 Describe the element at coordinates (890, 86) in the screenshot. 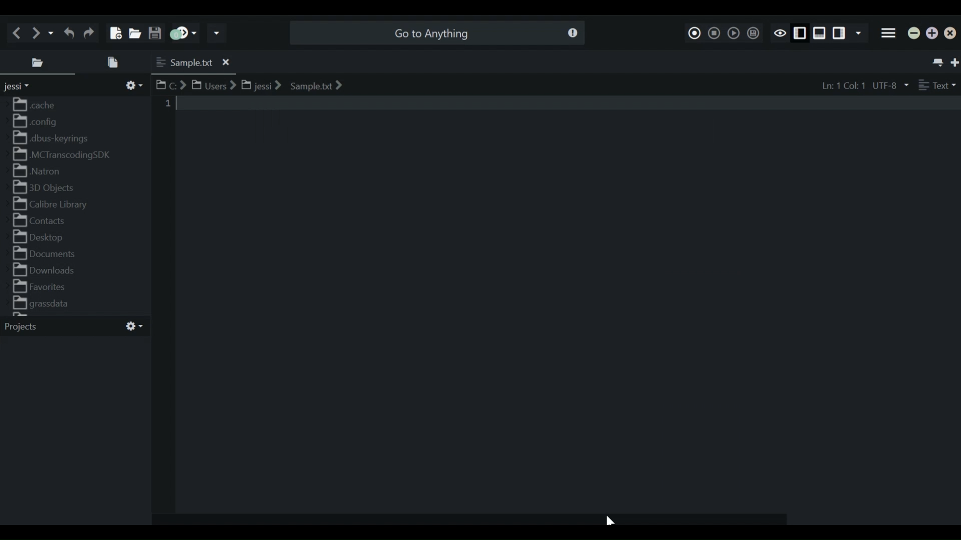

I see `File Encoding dropdown menu` at that location.